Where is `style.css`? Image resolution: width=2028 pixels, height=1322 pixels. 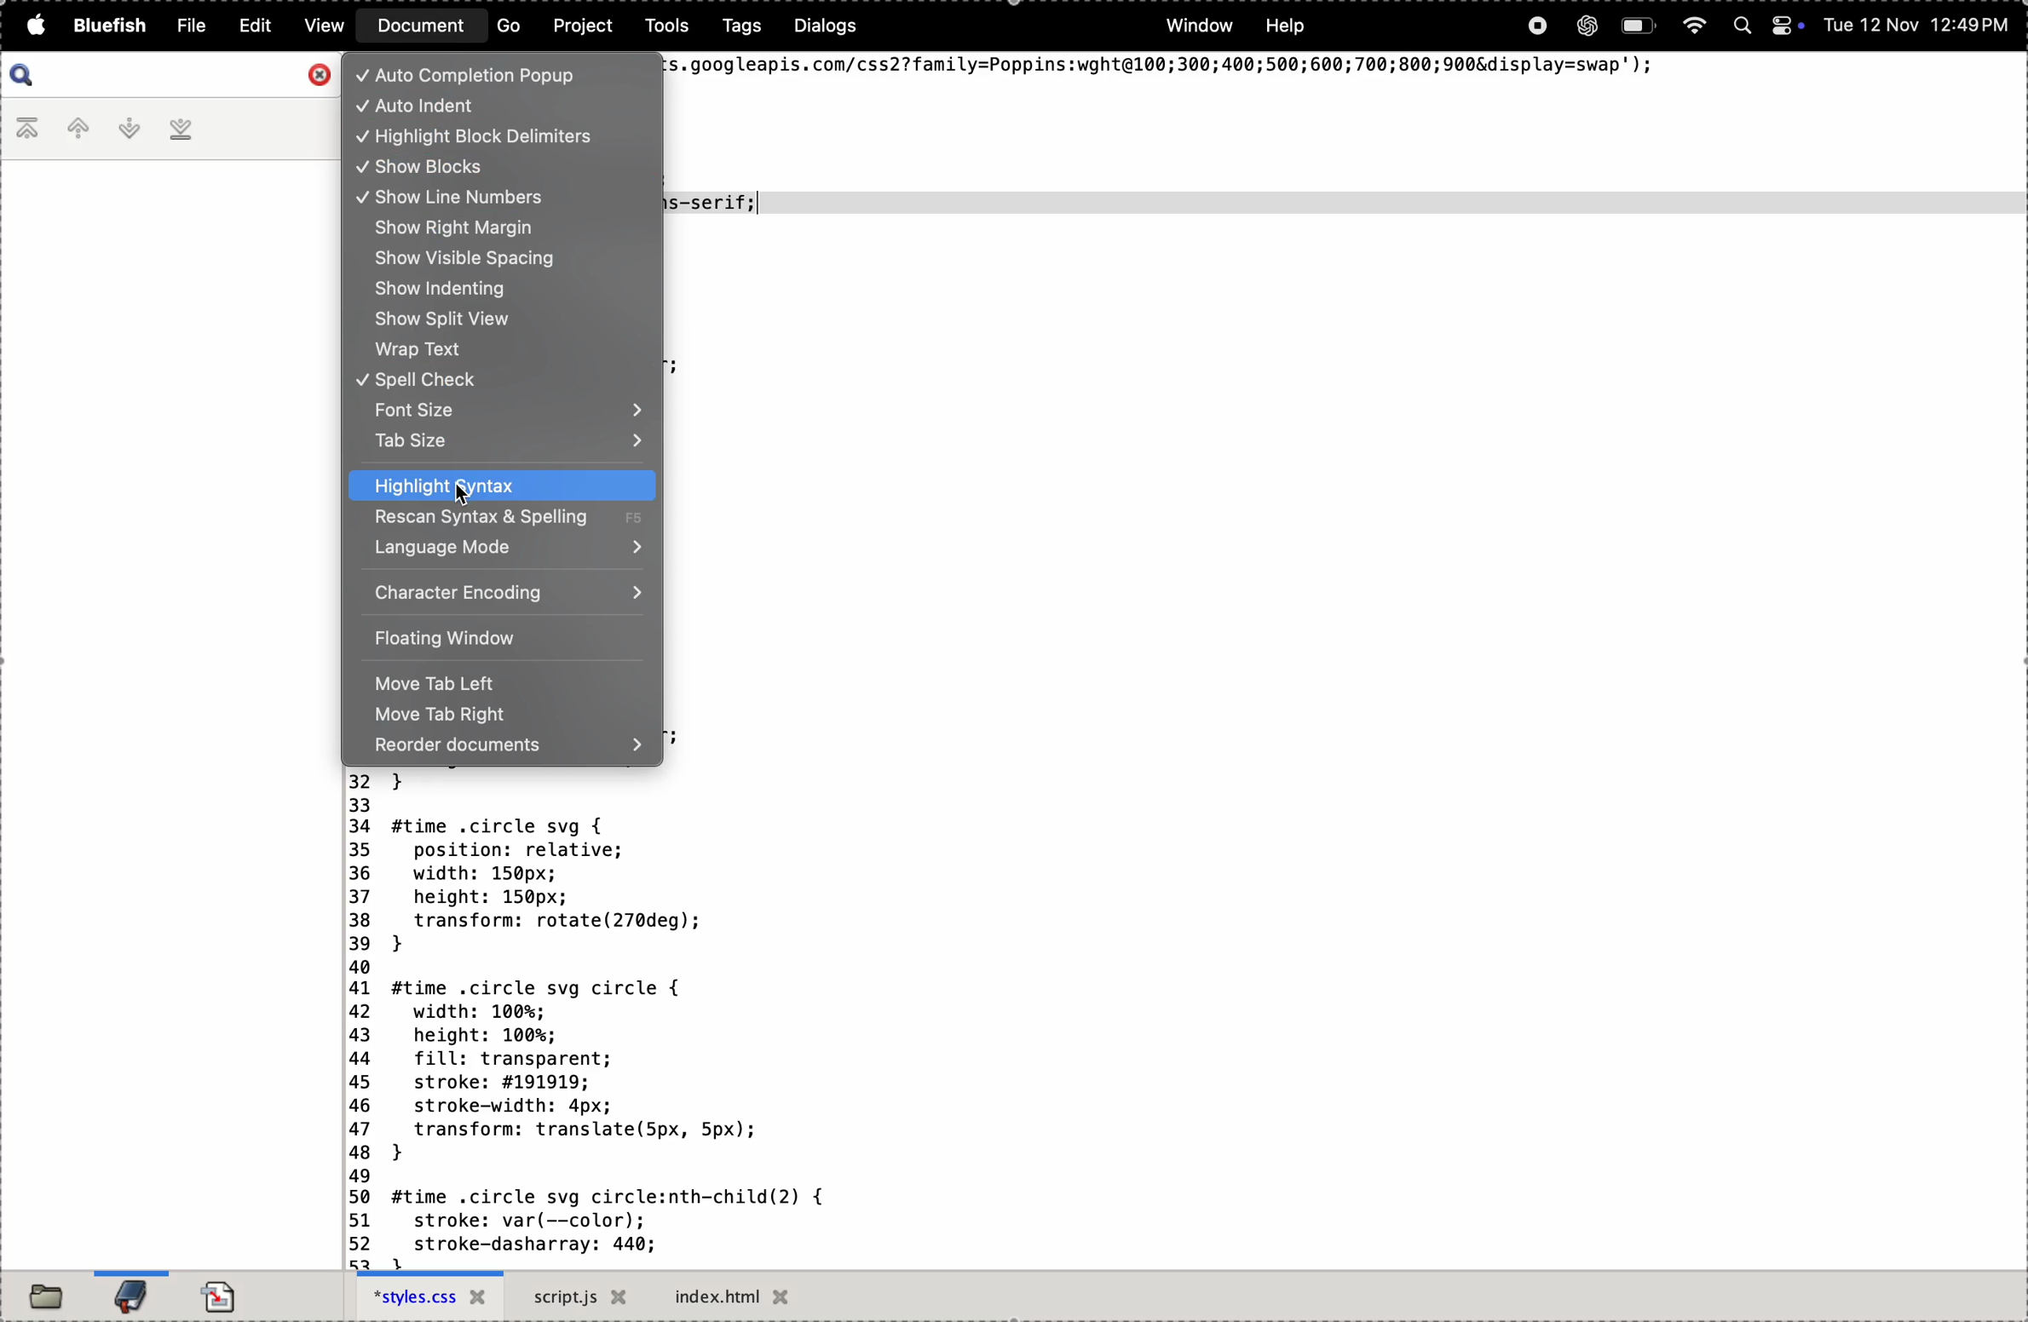 style.css is located at coordinates (429, 1296).